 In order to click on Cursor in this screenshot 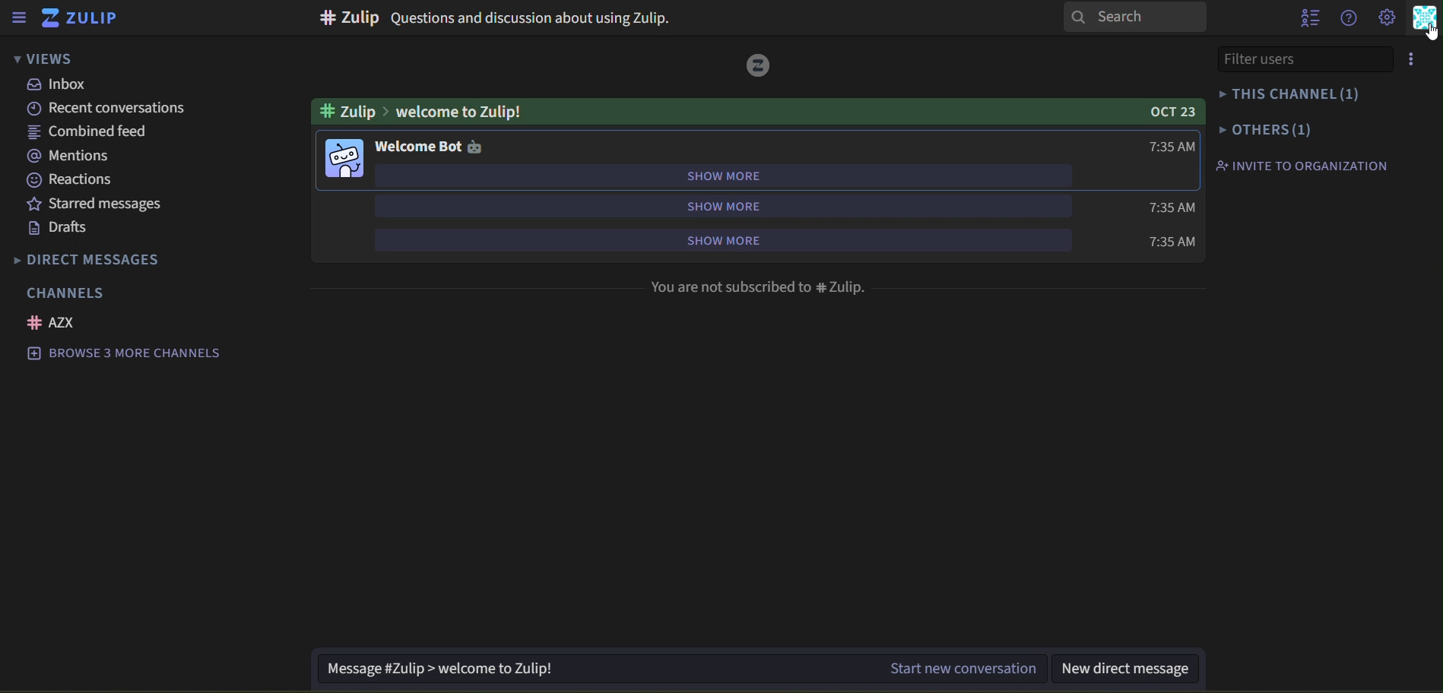, I will do `click(1432, 31)`.